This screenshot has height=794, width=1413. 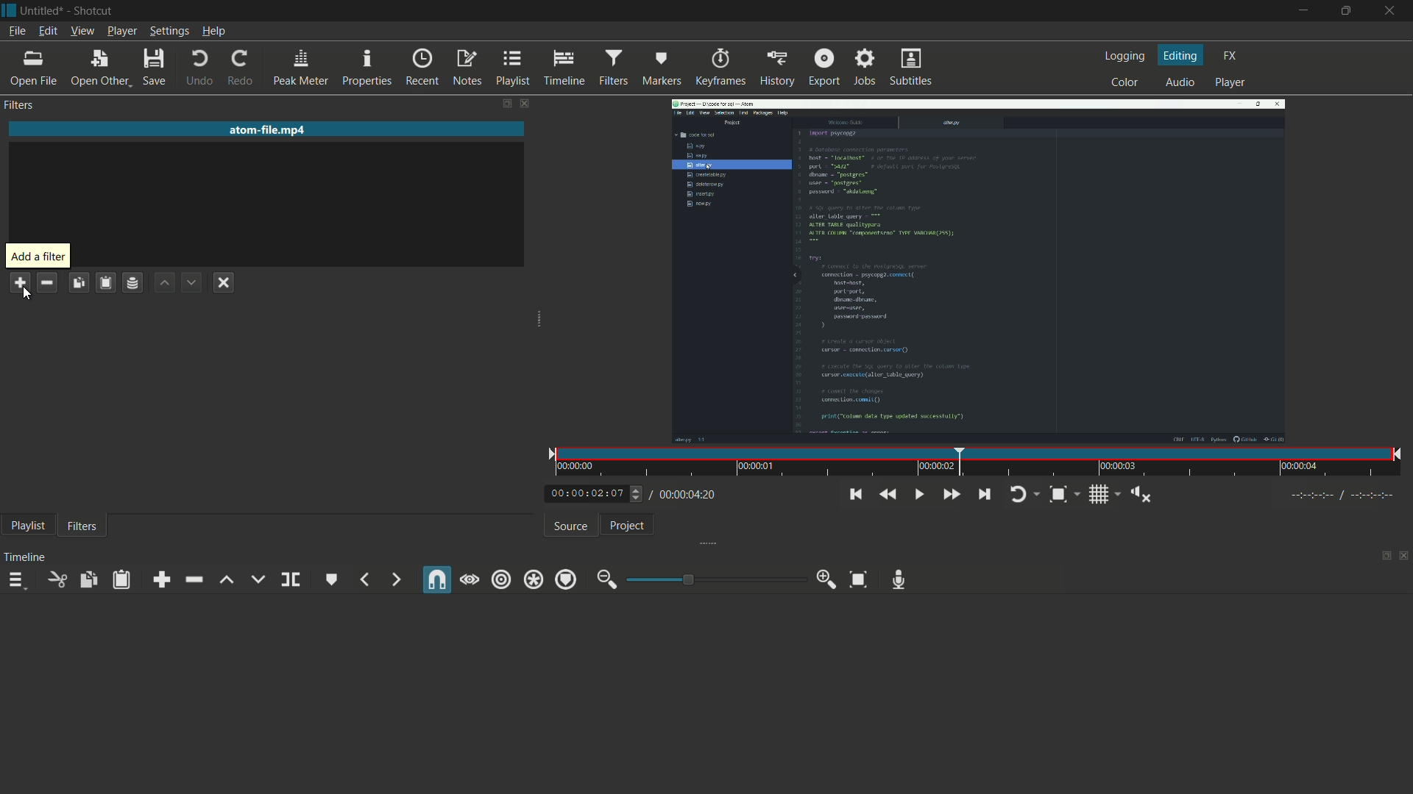 I want to click on keyframes, so click(x=721, y=68).